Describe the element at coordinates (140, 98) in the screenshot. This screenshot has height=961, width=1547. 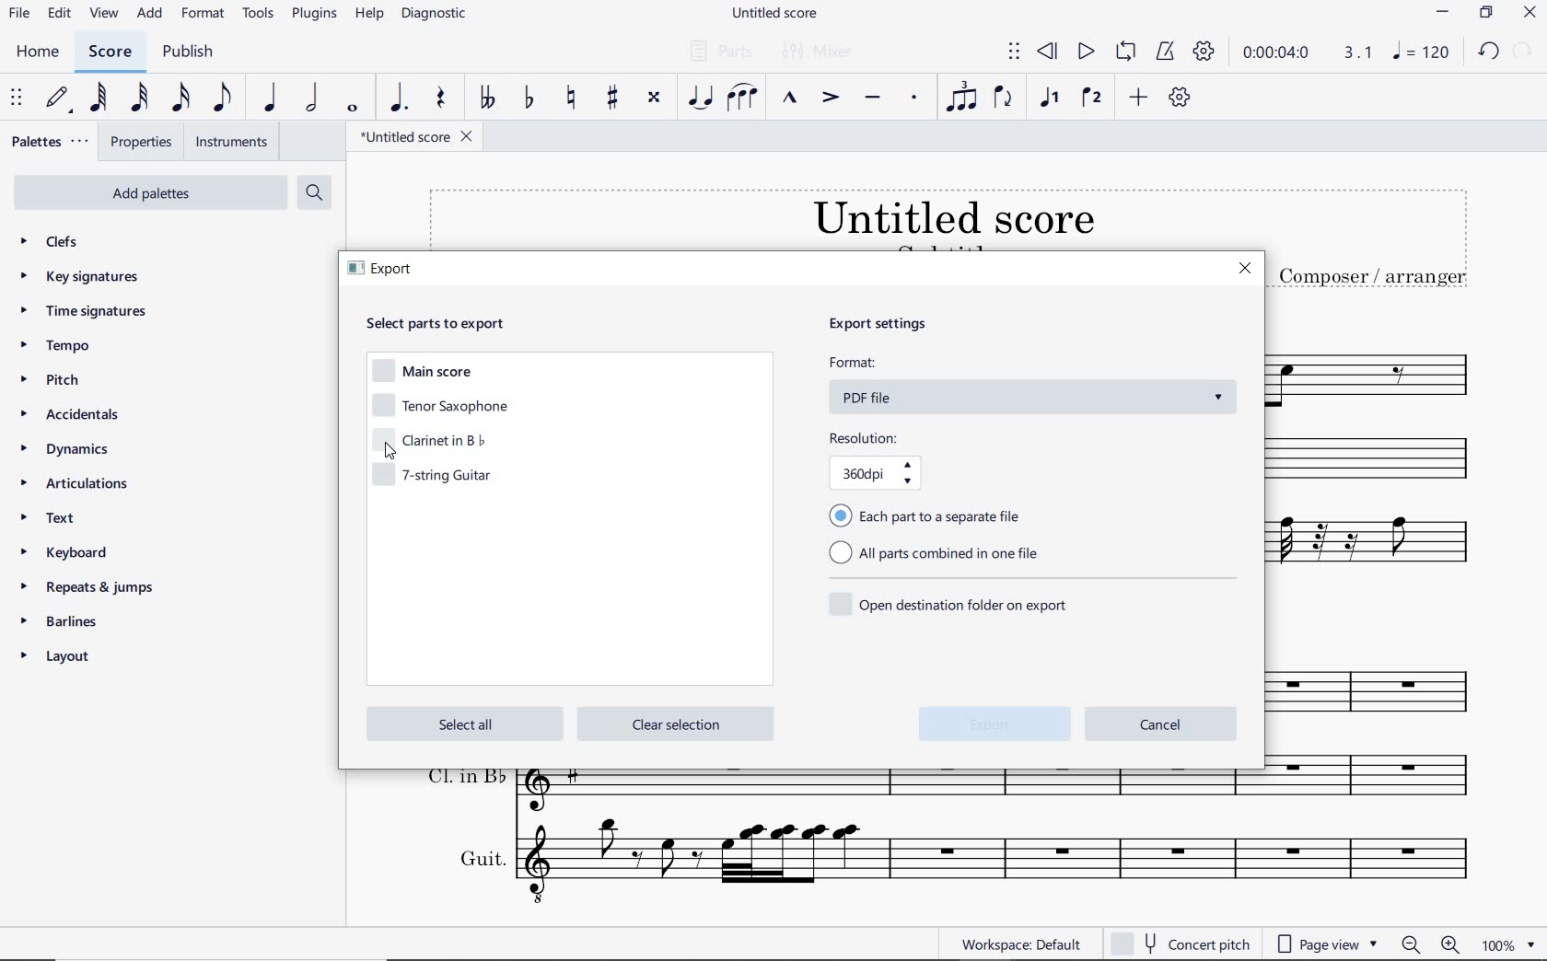
I see `32ND NOTE` at that location.